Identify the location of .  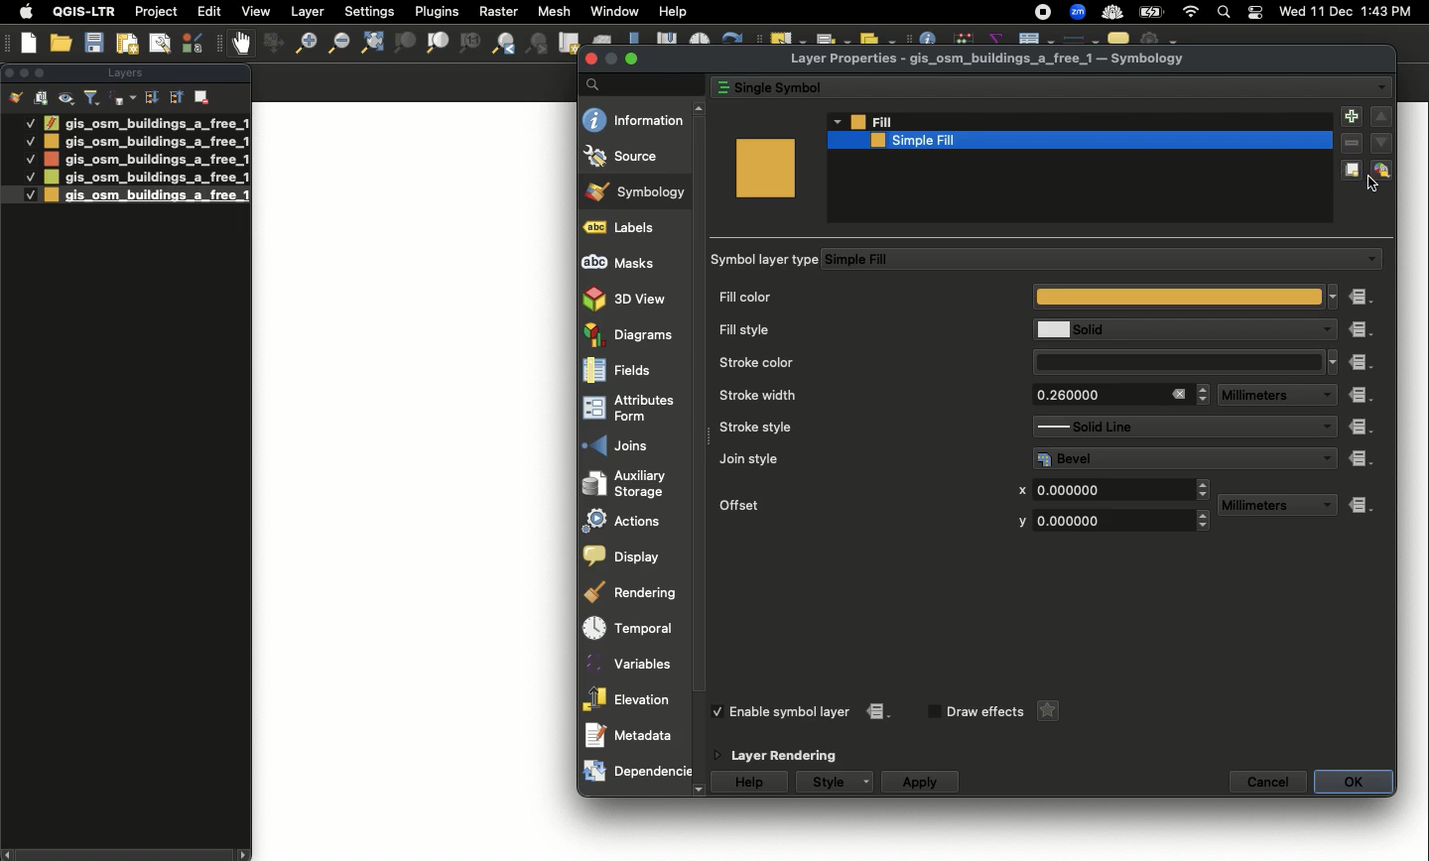
(1078, 12).